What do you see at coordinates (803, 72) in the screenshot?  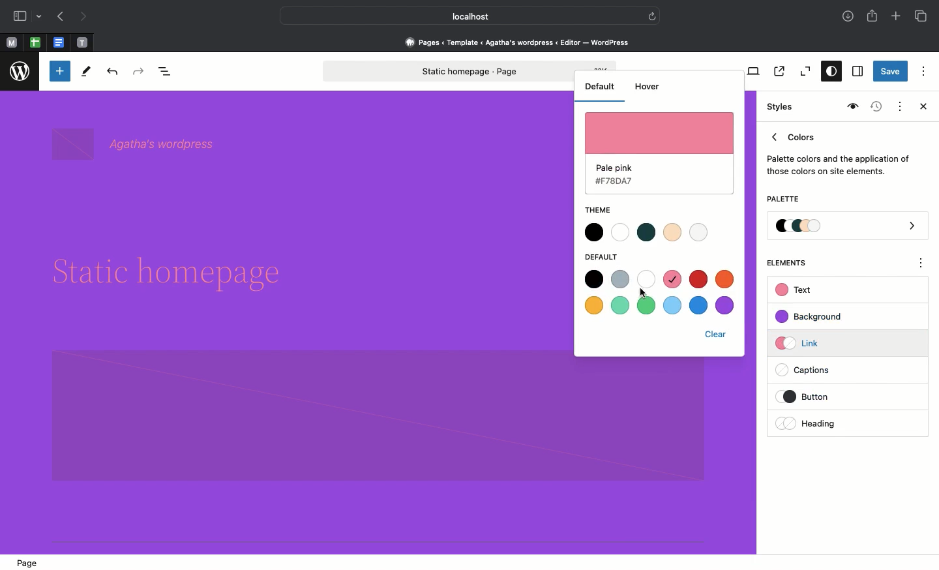 I see `Zoom out` at bounding box center [803, 72].